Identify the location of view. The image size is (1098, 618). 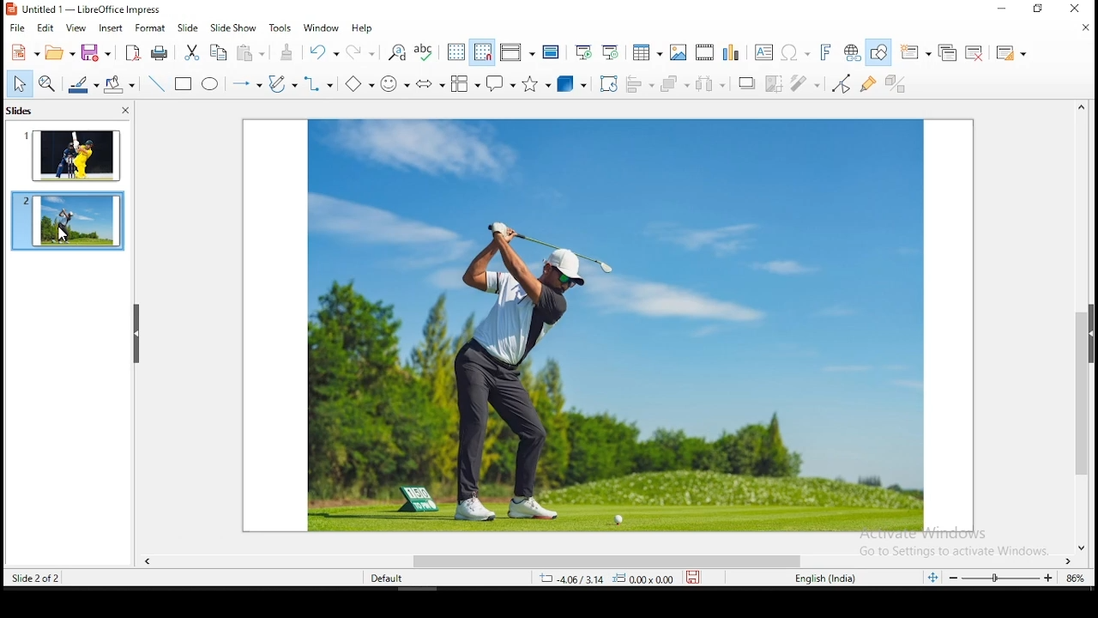
(75, 28).